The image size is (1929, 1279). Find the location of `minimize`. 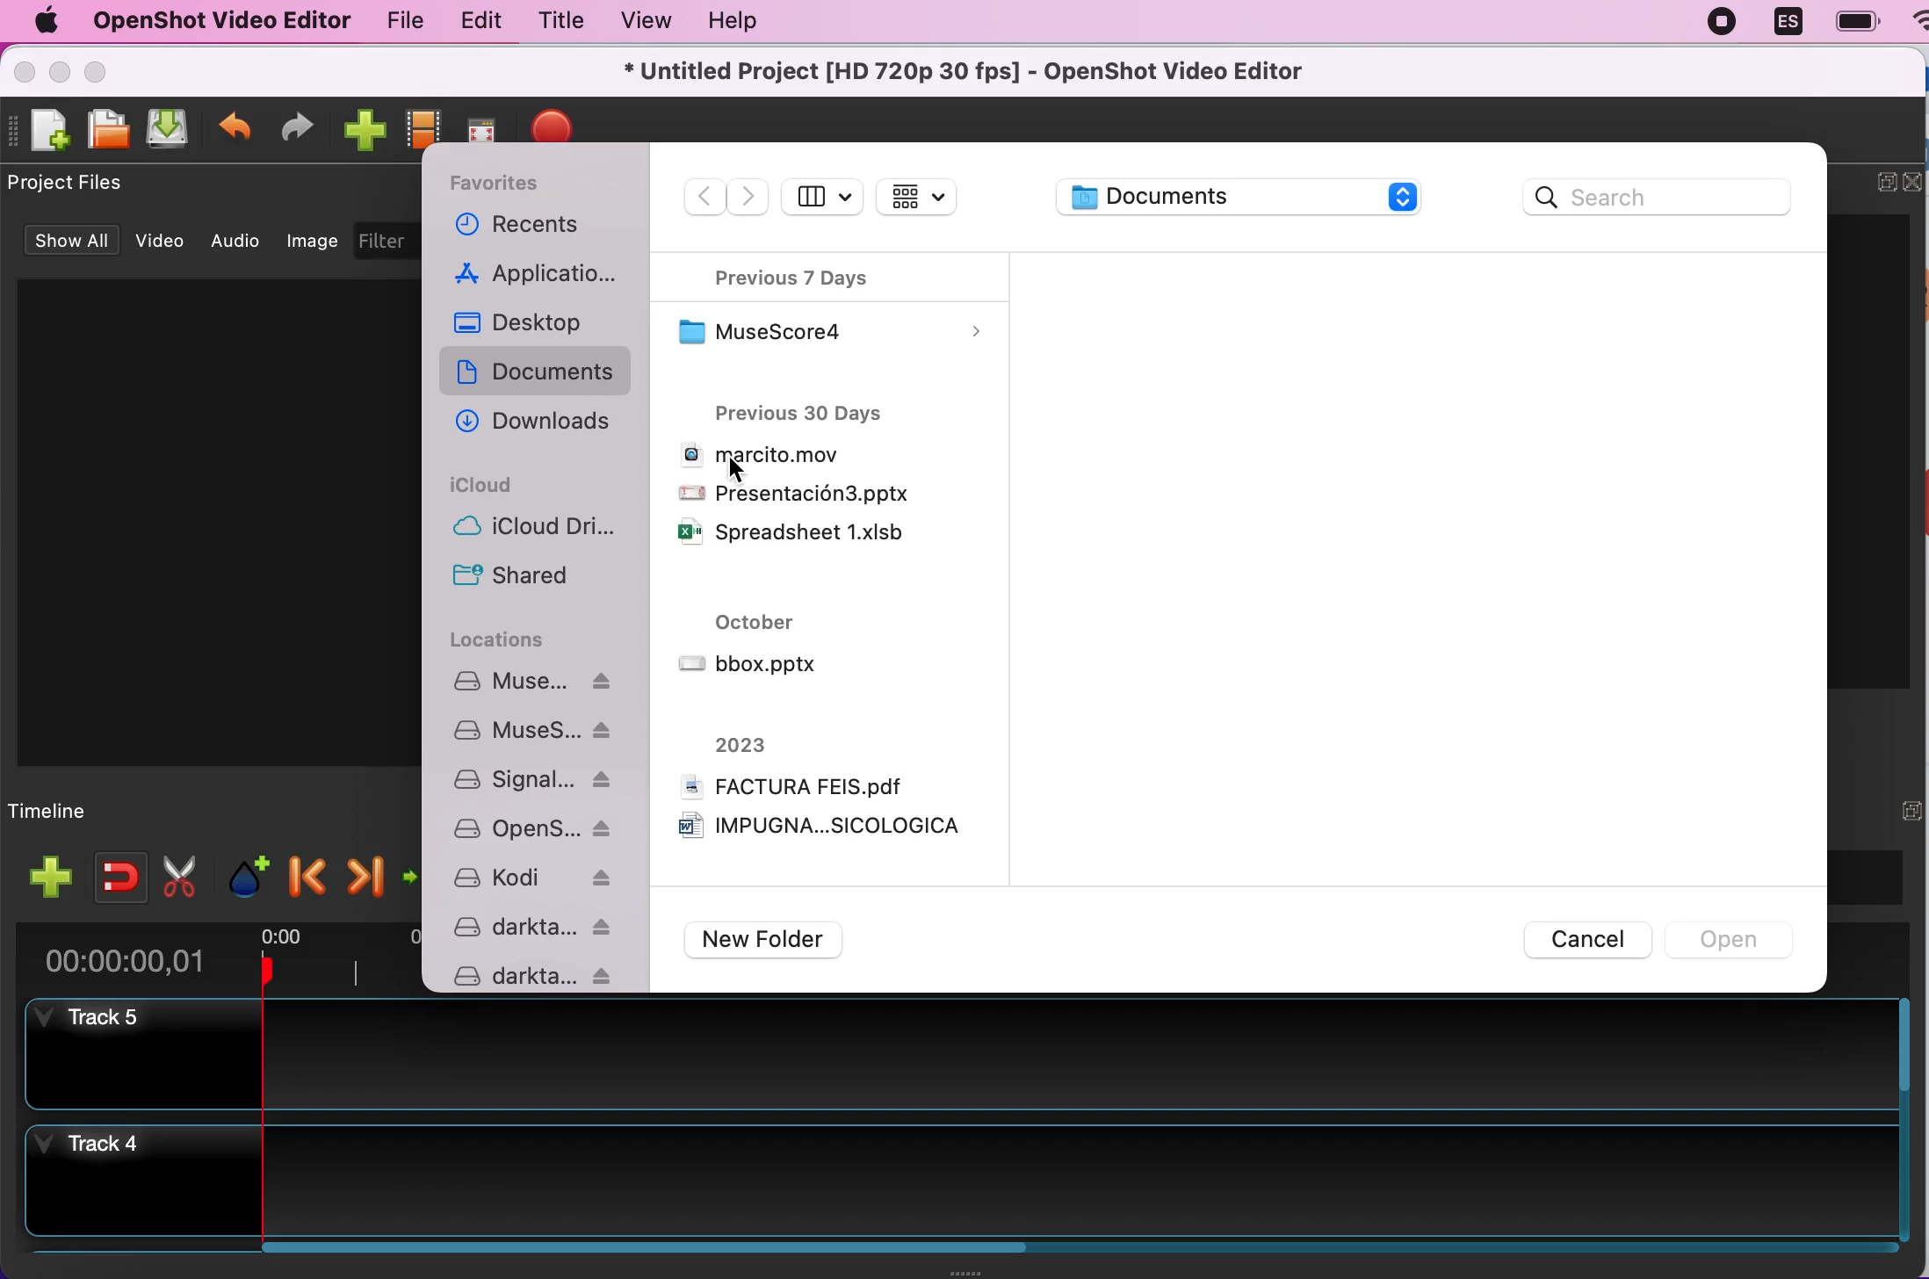

minimize is located at coordinates (61, 75).